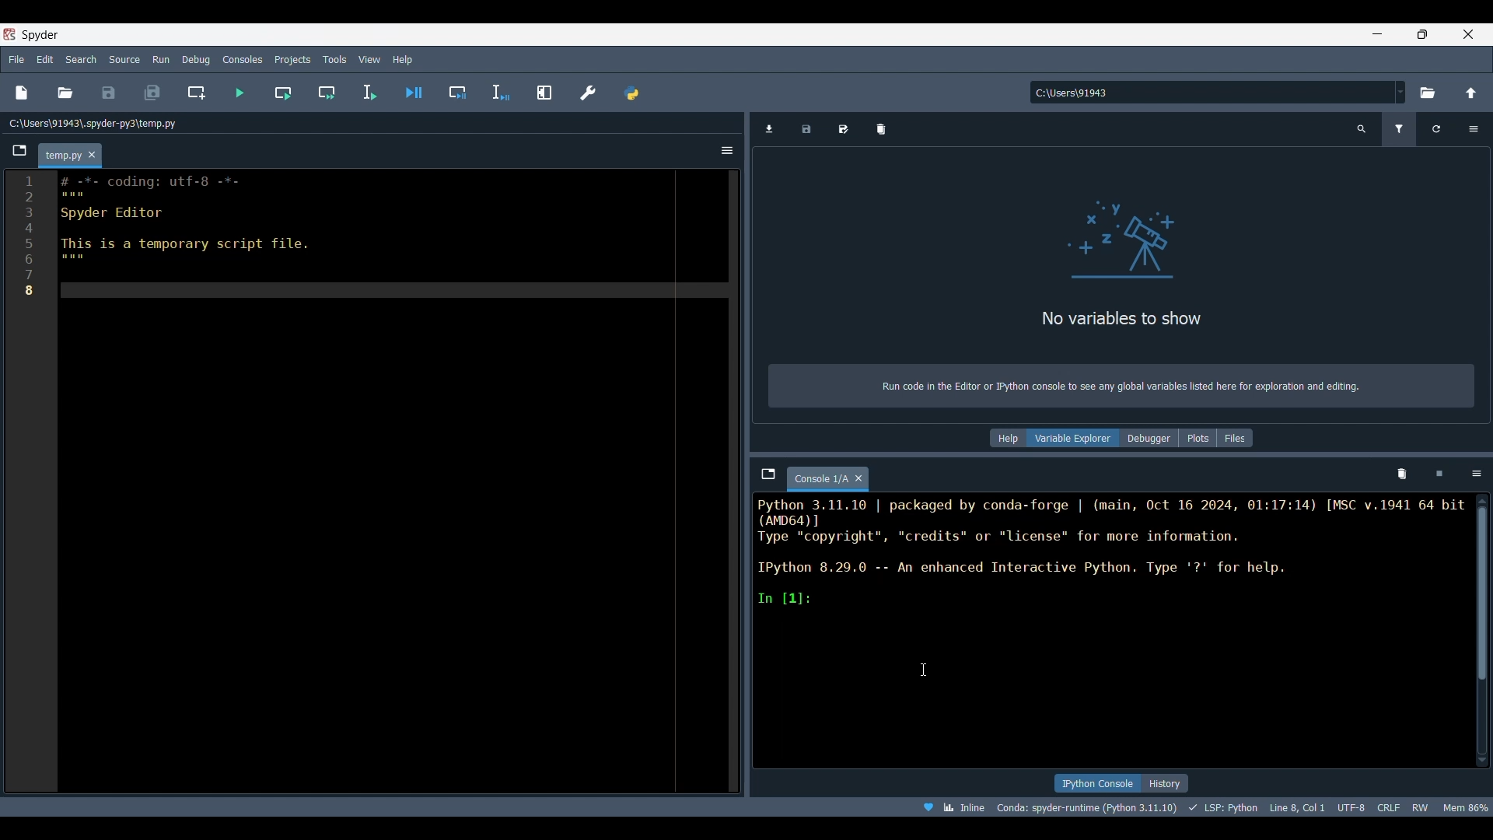 The width and height of the screenshot is (1493, 840). Describe the element at coordinates (327, 93) in the screenshot. I see `Run current cell and go to the next one` at that location.